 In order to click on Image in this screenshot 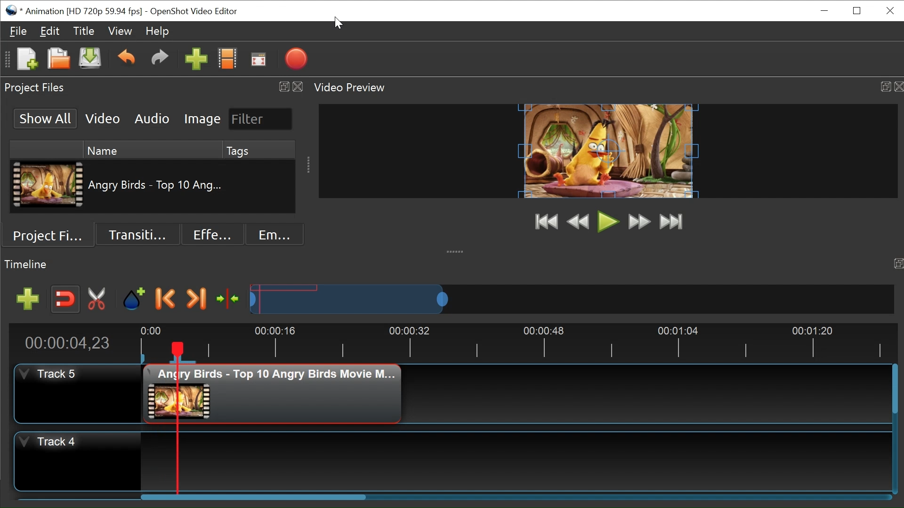, I will do `click(203, 119)`.